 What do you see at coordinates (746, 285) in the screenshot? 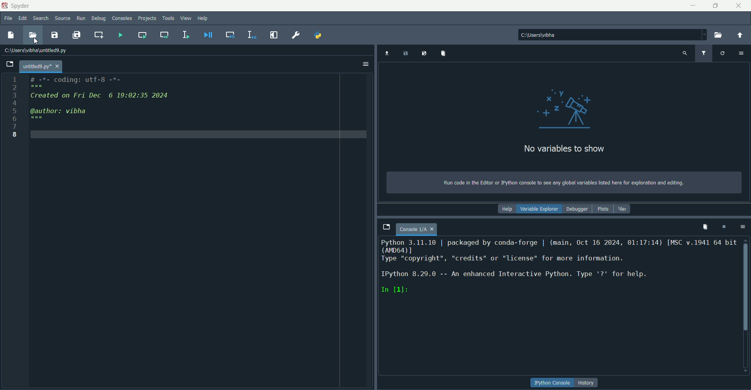
I see `scroll bar` at bounding box center [746, 285].